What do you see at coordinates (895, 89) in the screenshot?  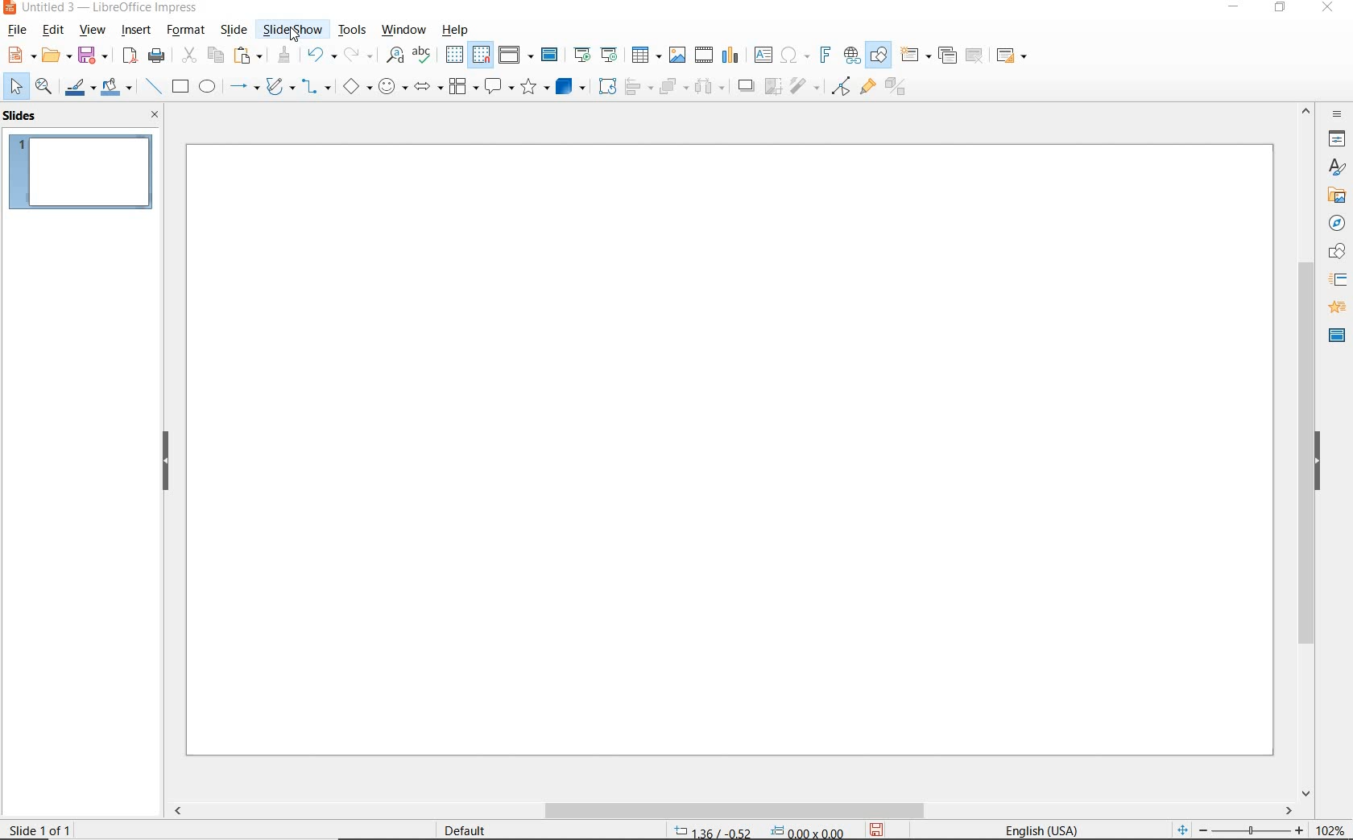 I see `TOGGLE EXTRUSION` at bounding box center [895, 89].